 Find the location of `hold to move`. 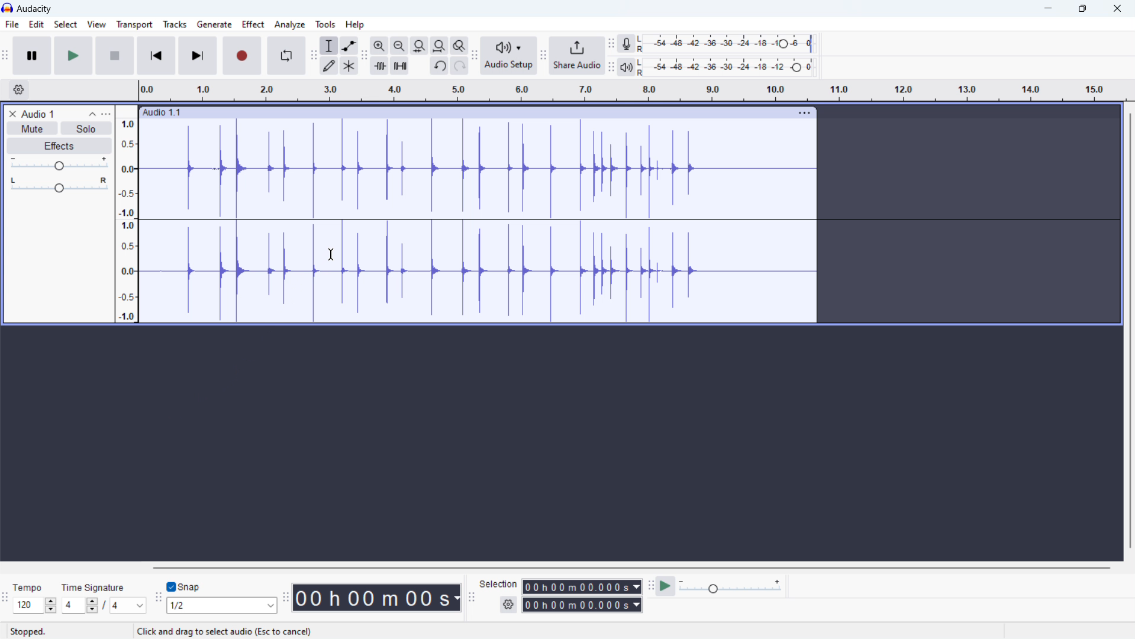

hold to move is located at coordinates (465, 113).